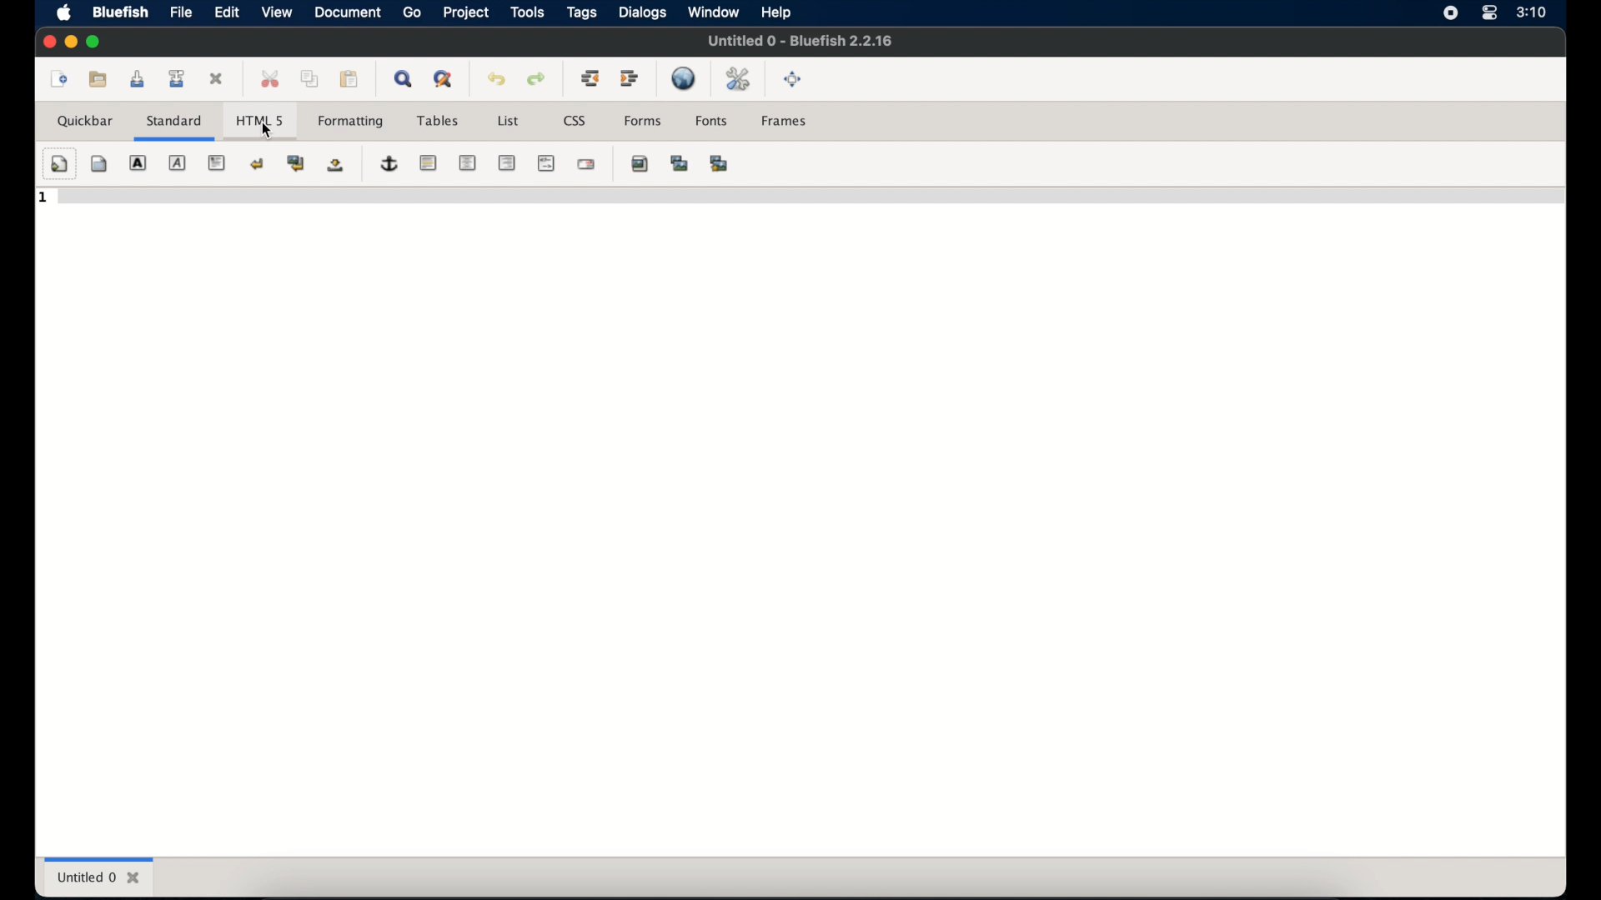  What do you see at coordinates (590, 77) in the screenshot?
I see `unindent` at bounding box center [590, 77].